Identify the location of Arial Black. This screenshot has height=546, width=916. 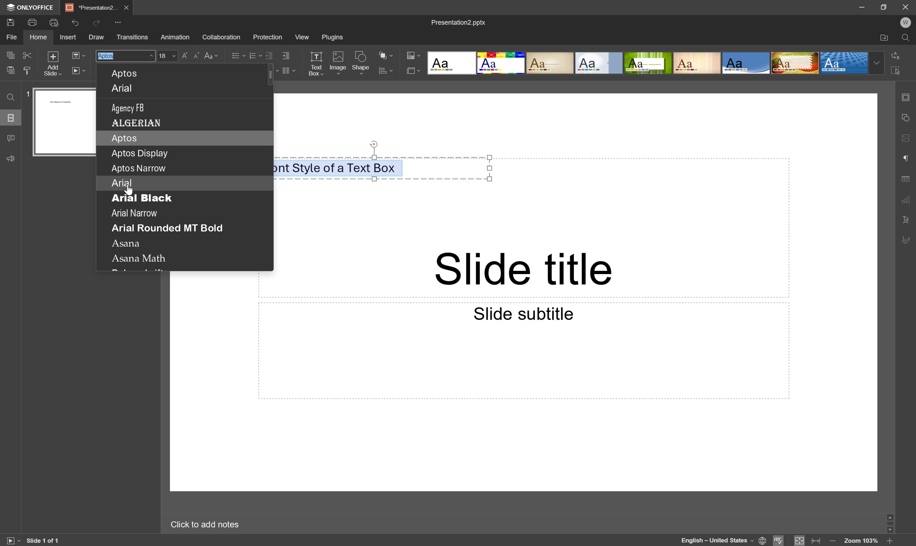
(141, 198).